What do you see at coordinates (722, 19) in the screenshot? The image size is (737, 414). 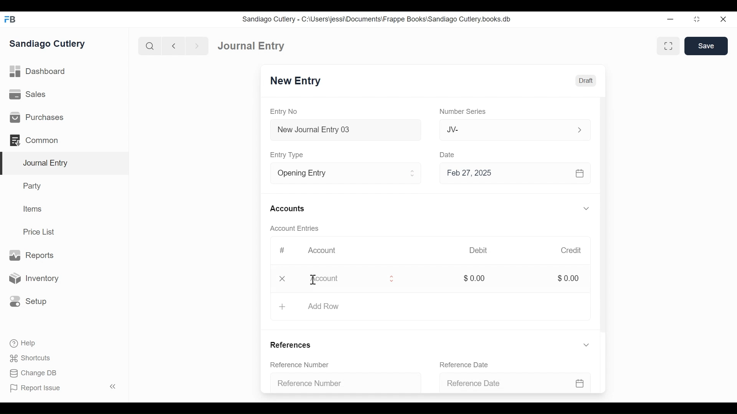 I see `Close` at bounding box center [722, 19].